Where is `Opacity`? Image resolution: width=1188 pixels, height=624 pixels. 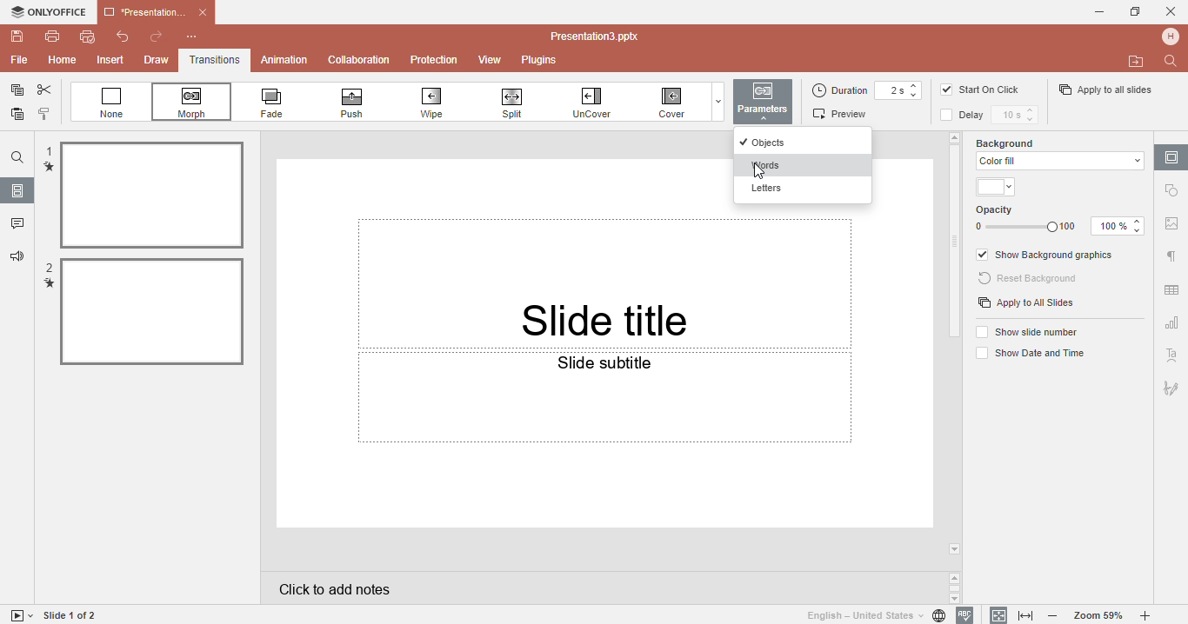
Opacity is located at coordinates (1061, 220).